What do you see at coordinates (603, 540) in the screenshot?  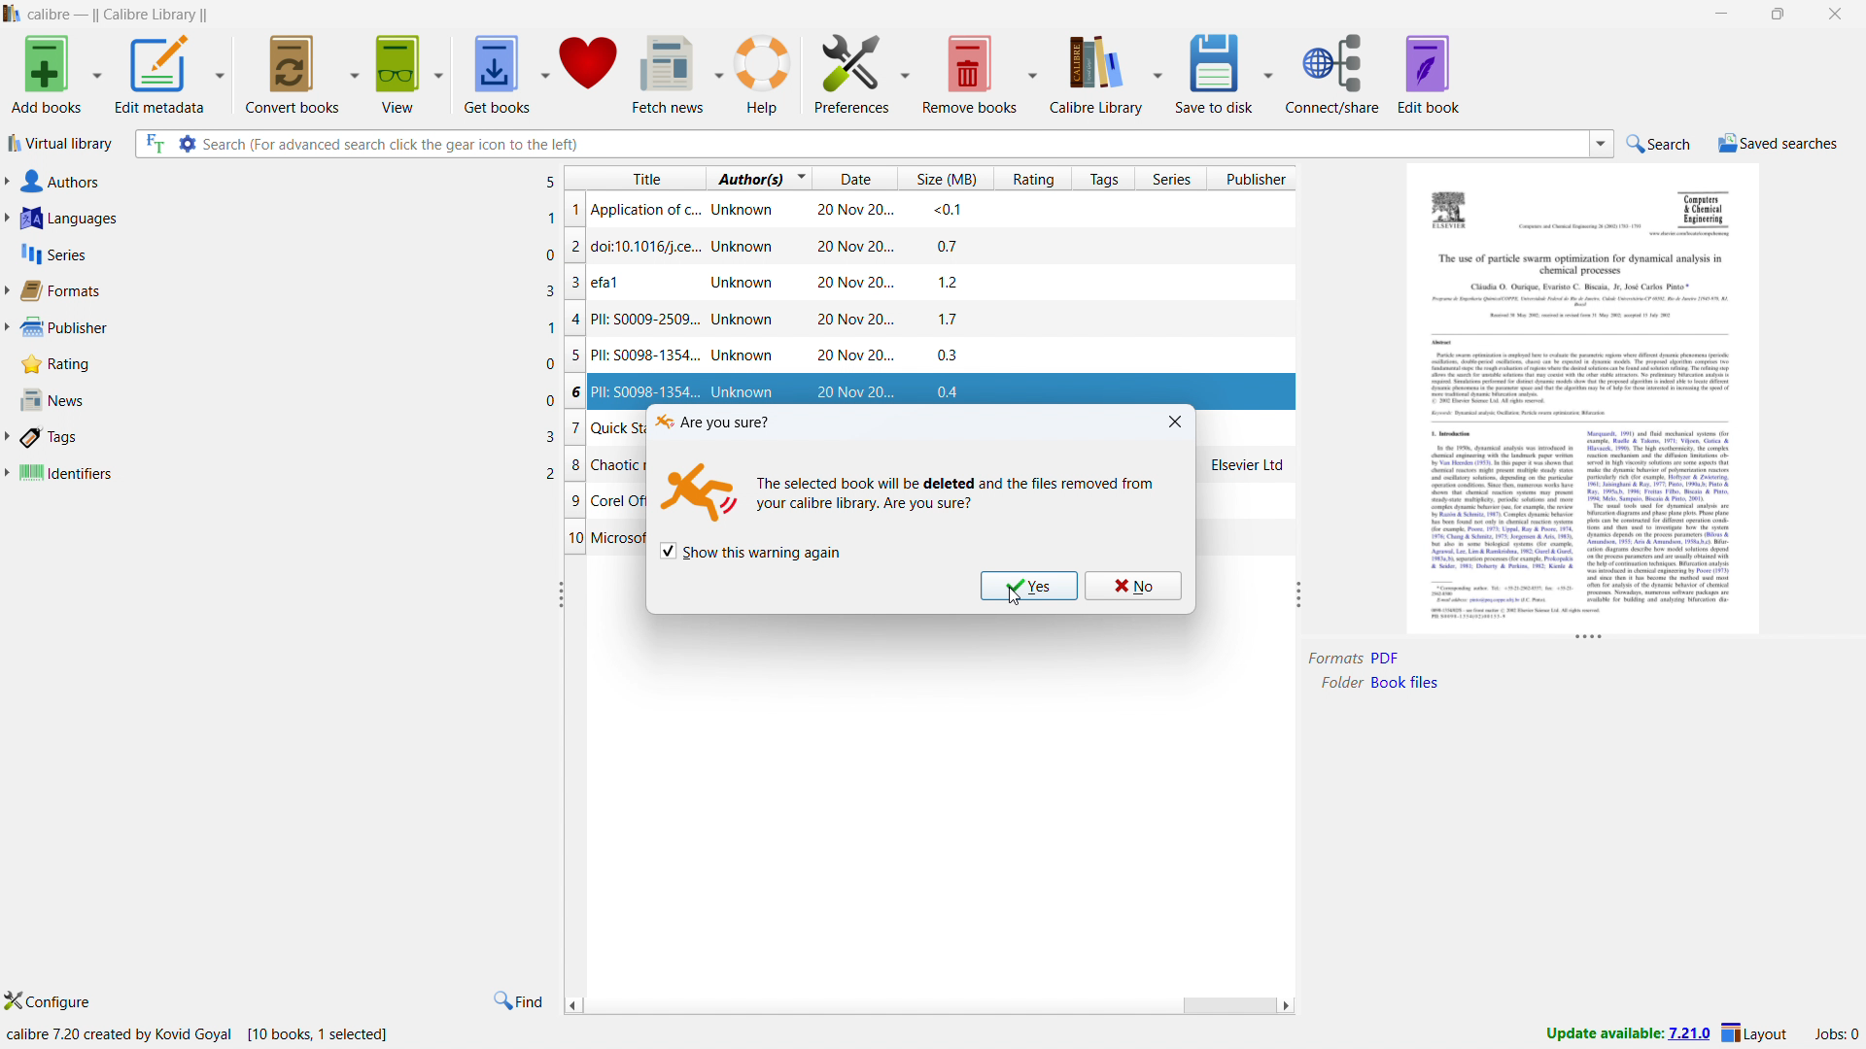 I see `Microsoft Power...` at bounding box center [603, 540].